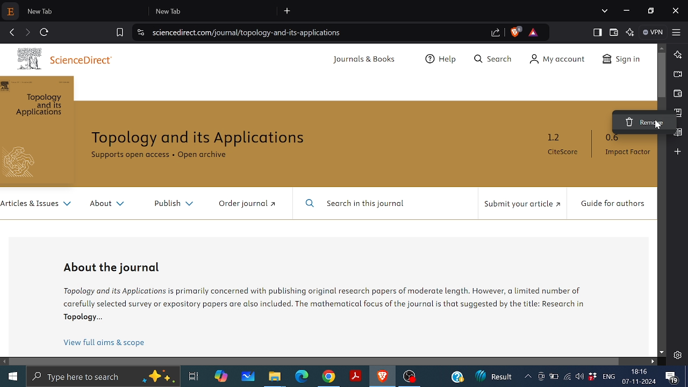  What do you see at coordinates (653, 361) in the screenshot?
I see `Move right` at bounding box center [653, 361].